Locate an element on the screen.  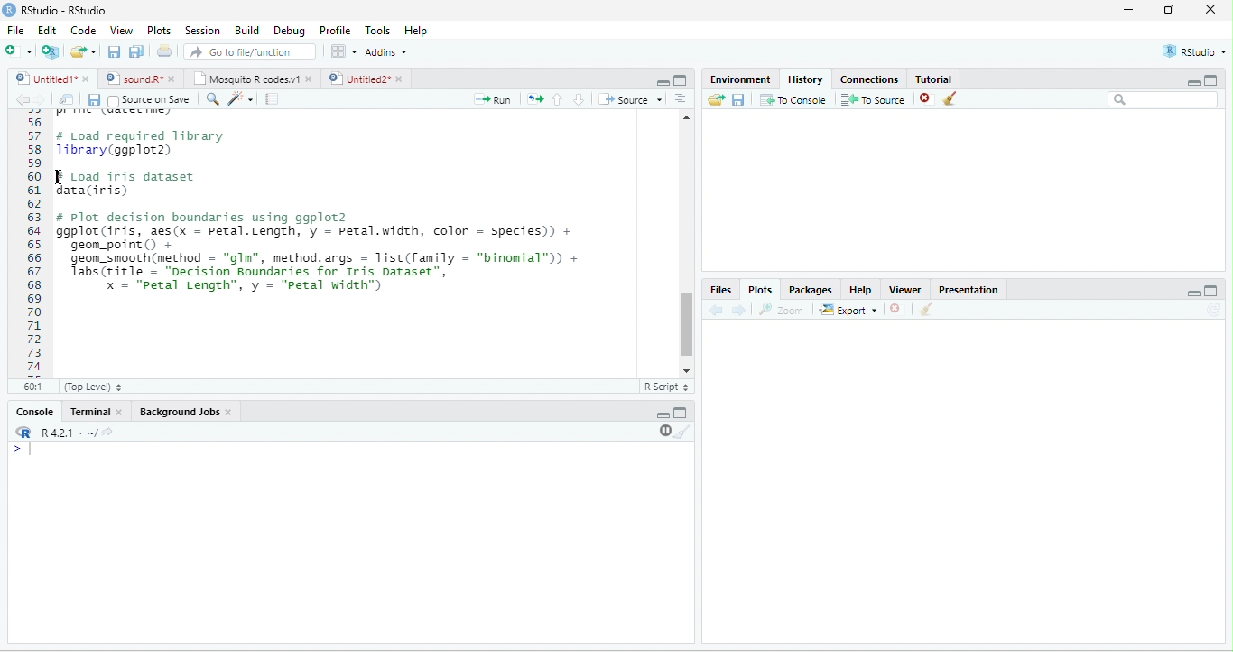
minimize is located at coordinates (1192, 83).